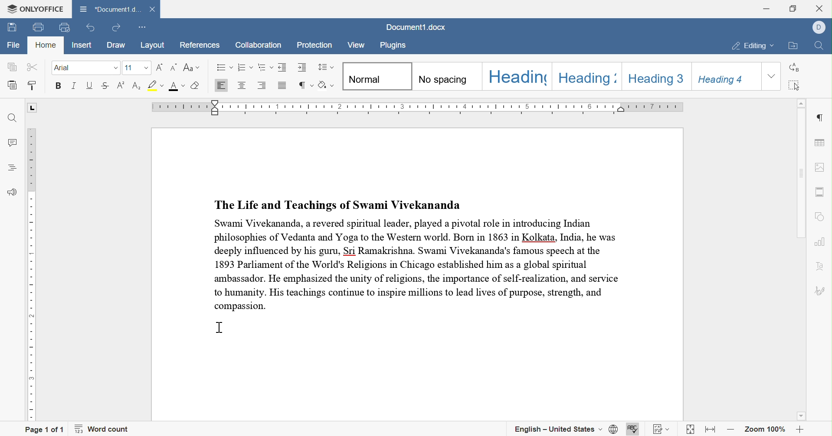  Describe the element at coordinates (818, 167) in the screenshot. I see `image settings` at that location.